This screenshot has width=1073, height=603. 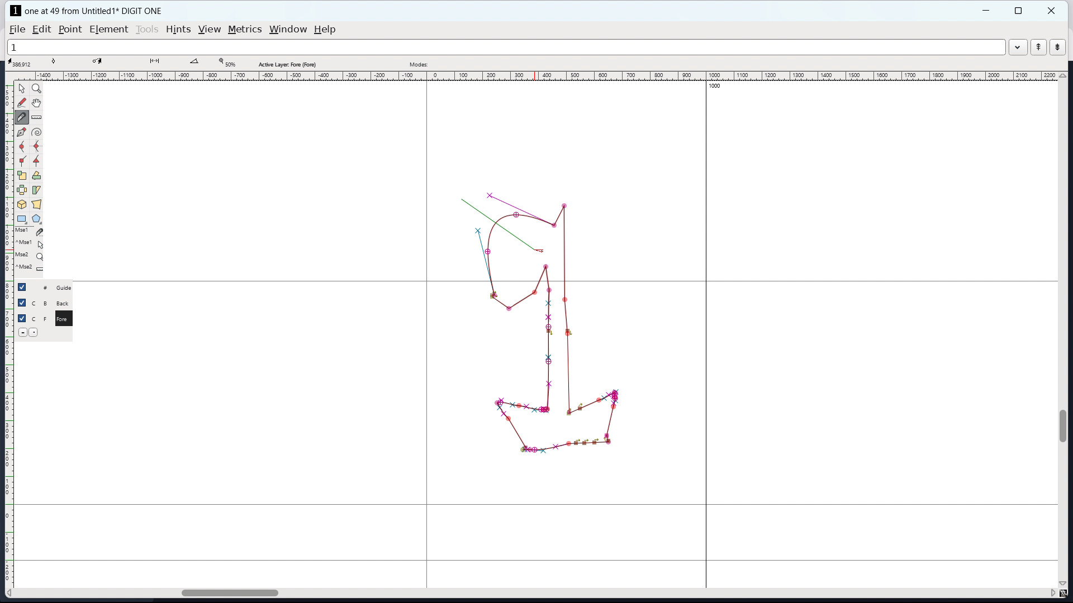 What do you see at coordinates (22, 287) in the screenshot?
I see `is layer visible` at bounding box center [22, 287].